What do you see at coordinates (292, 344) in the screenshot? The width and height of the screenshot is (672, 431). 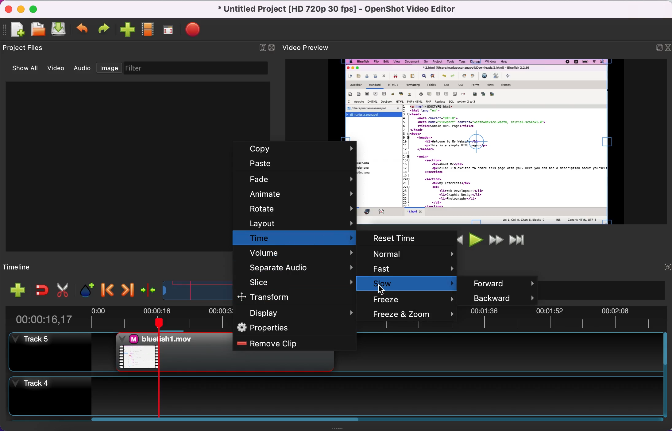 I see `remove clip` at bounding box center [292, 344].